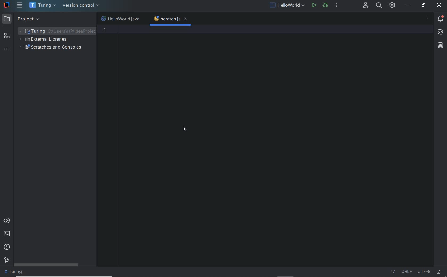 This screenshot has height=277, width=447. What do you see at coordinates (7, 235) in the screenshot?
I see `terminal` at bounding box center [7, 235].